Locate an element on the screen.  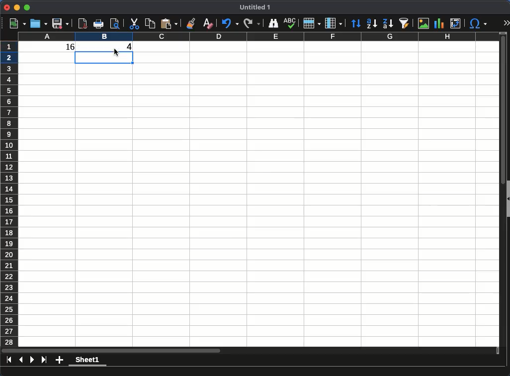
cut is located at coordinates (134, 24).